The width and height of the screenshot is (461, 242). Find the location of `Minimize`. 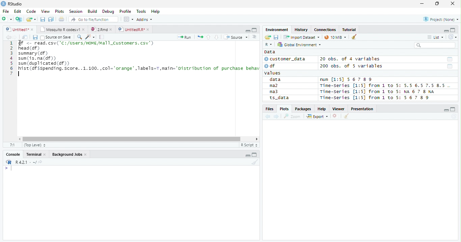

Minimize is located at coordinates (247, 30).